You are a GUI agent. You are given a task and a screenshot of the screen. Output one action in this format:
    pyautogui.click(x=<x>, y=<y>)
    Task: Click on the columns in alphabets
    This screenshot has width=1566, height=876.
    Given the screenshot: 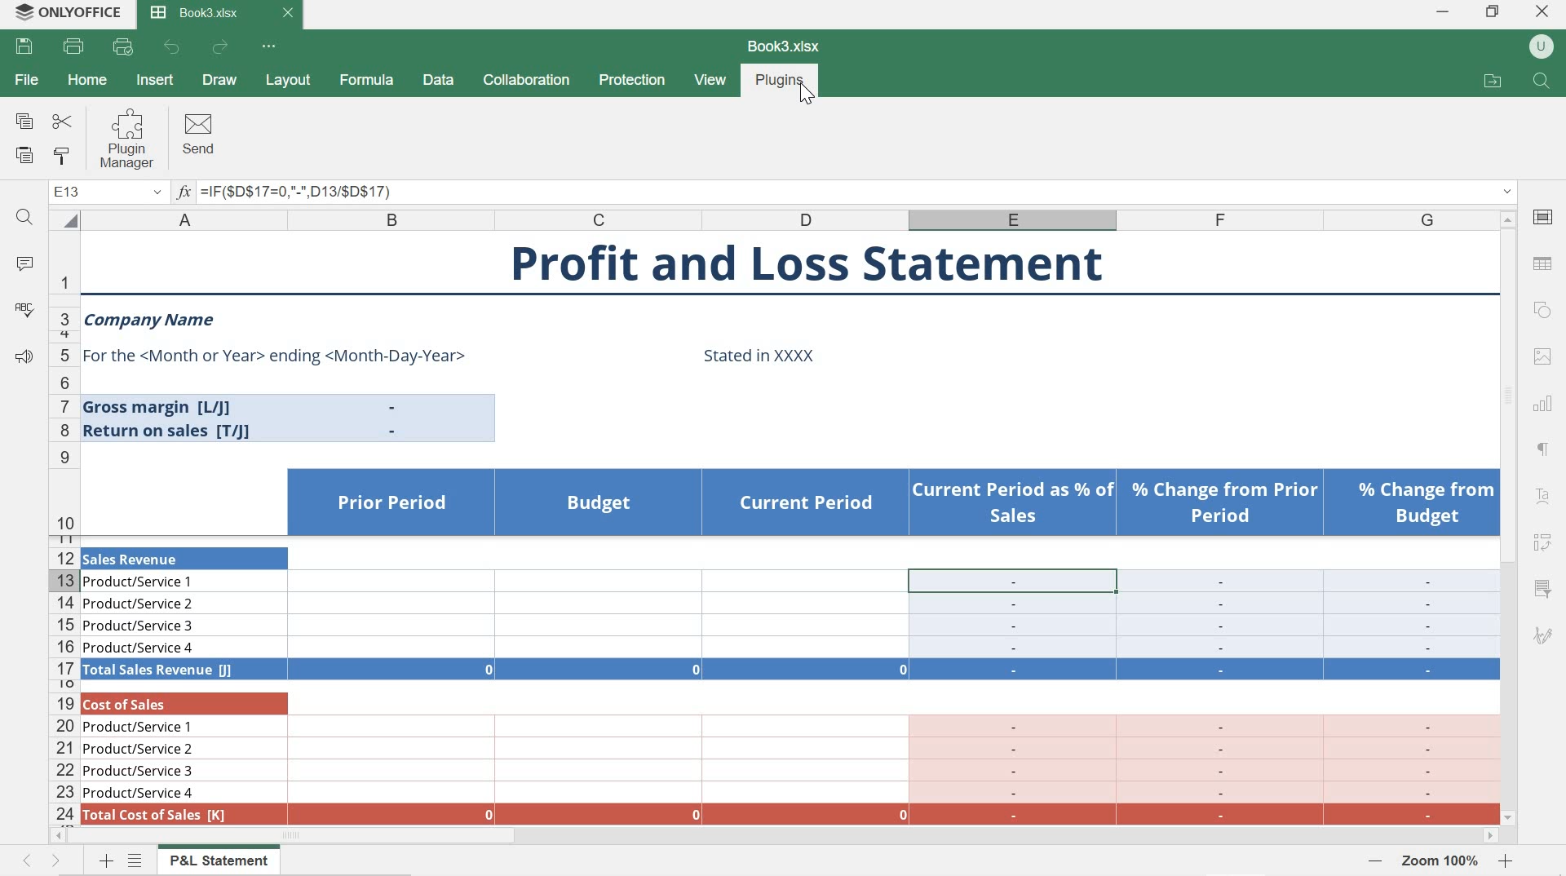 What is the action you would take?
    pyautogui.click(x=787, y=219)
    